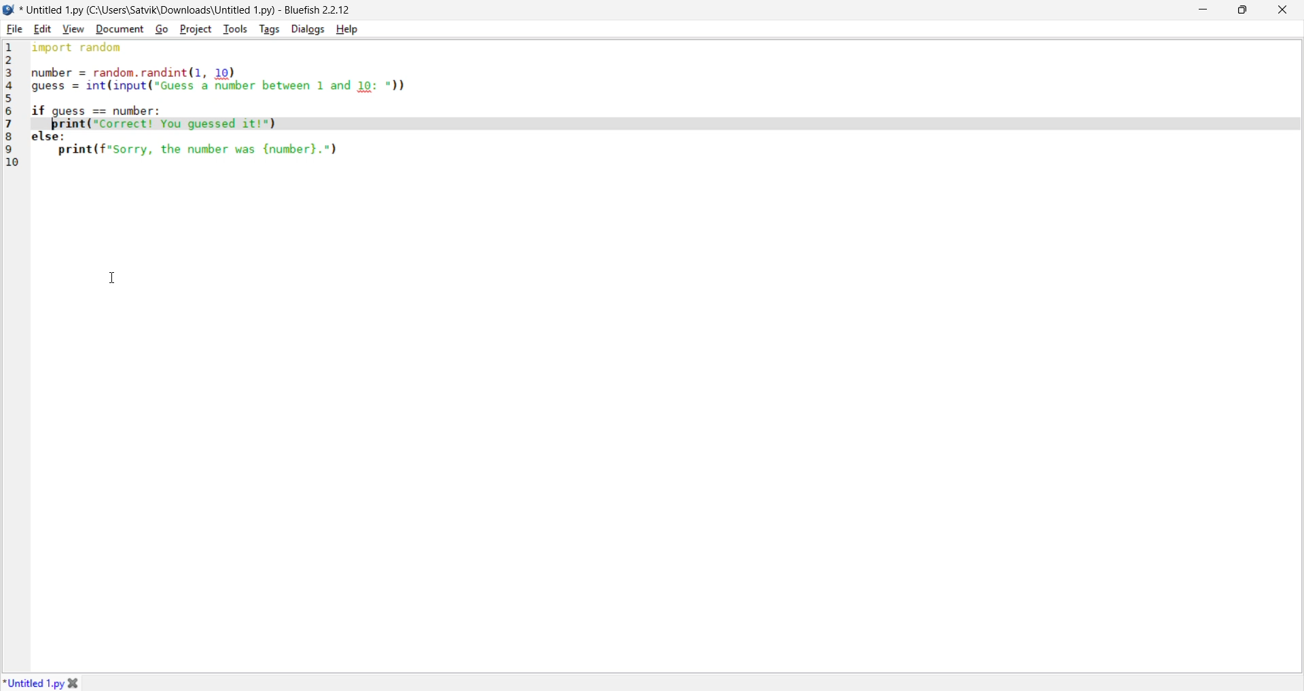 This screenshot has width=1304, height=691. What do you see at coordinates (270, 29) in the screenshot?
I see `tags` at bounding box center [270, 29].